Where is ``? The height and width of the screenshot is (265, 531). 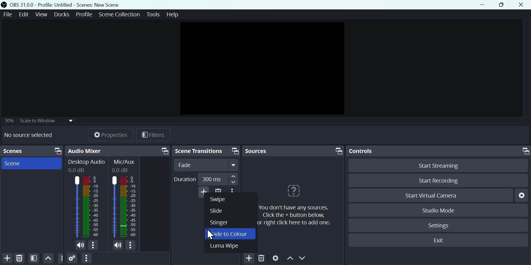  is located at coordinates (152, 14).